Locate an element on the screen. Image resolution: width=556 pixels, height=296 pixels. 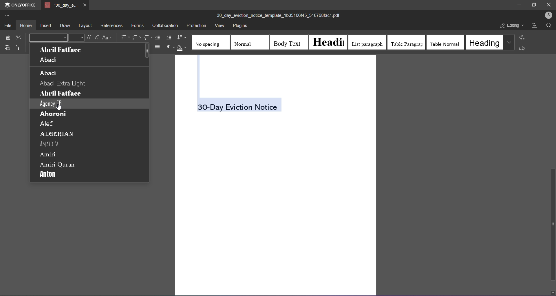
algerian is located at coordinates (59, 135).